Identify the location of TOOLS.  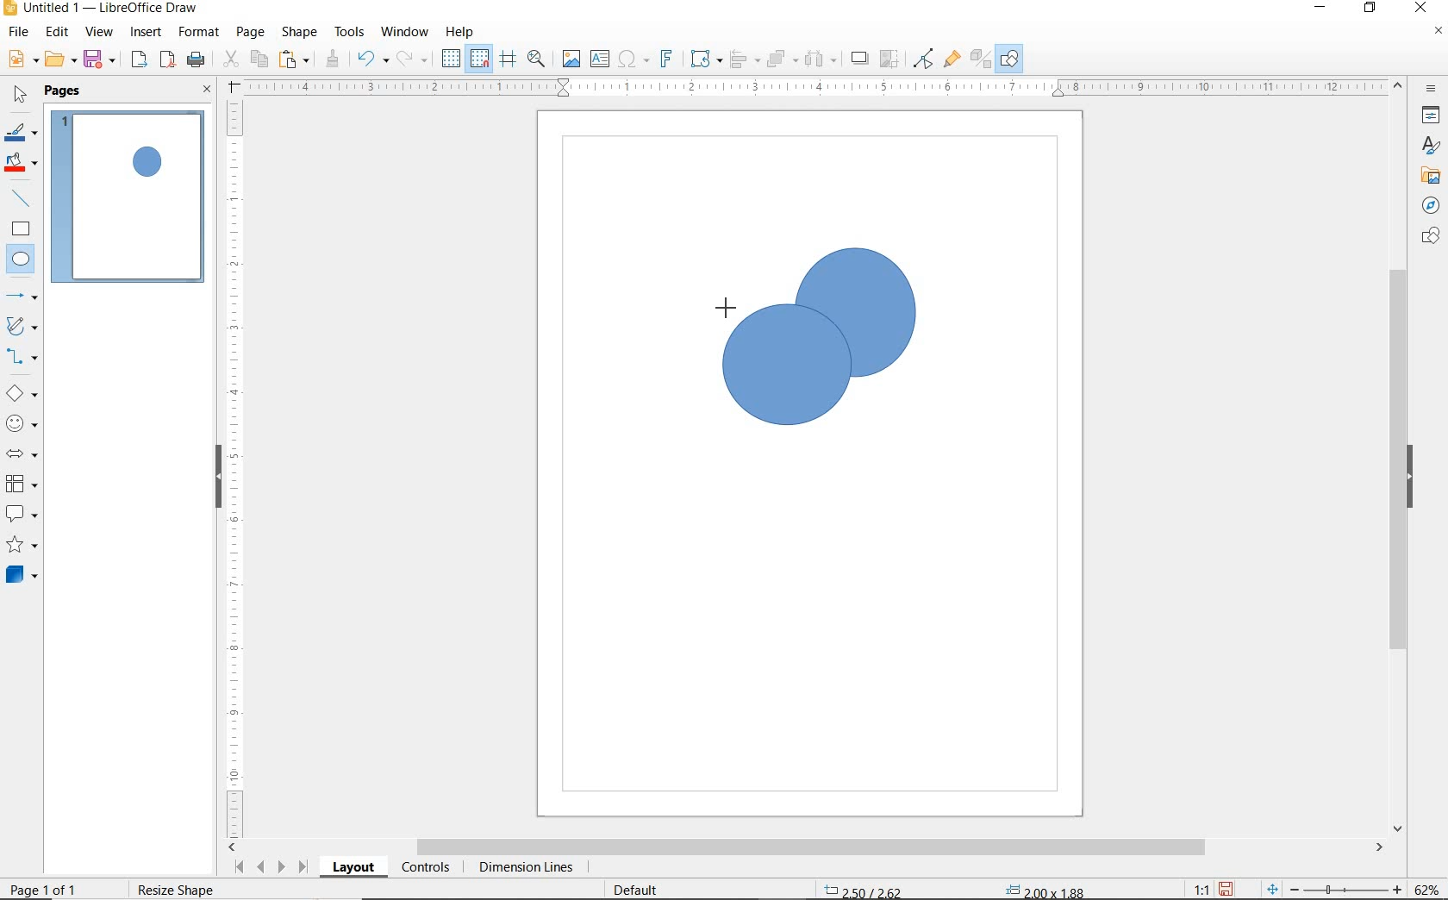
(349, 31).